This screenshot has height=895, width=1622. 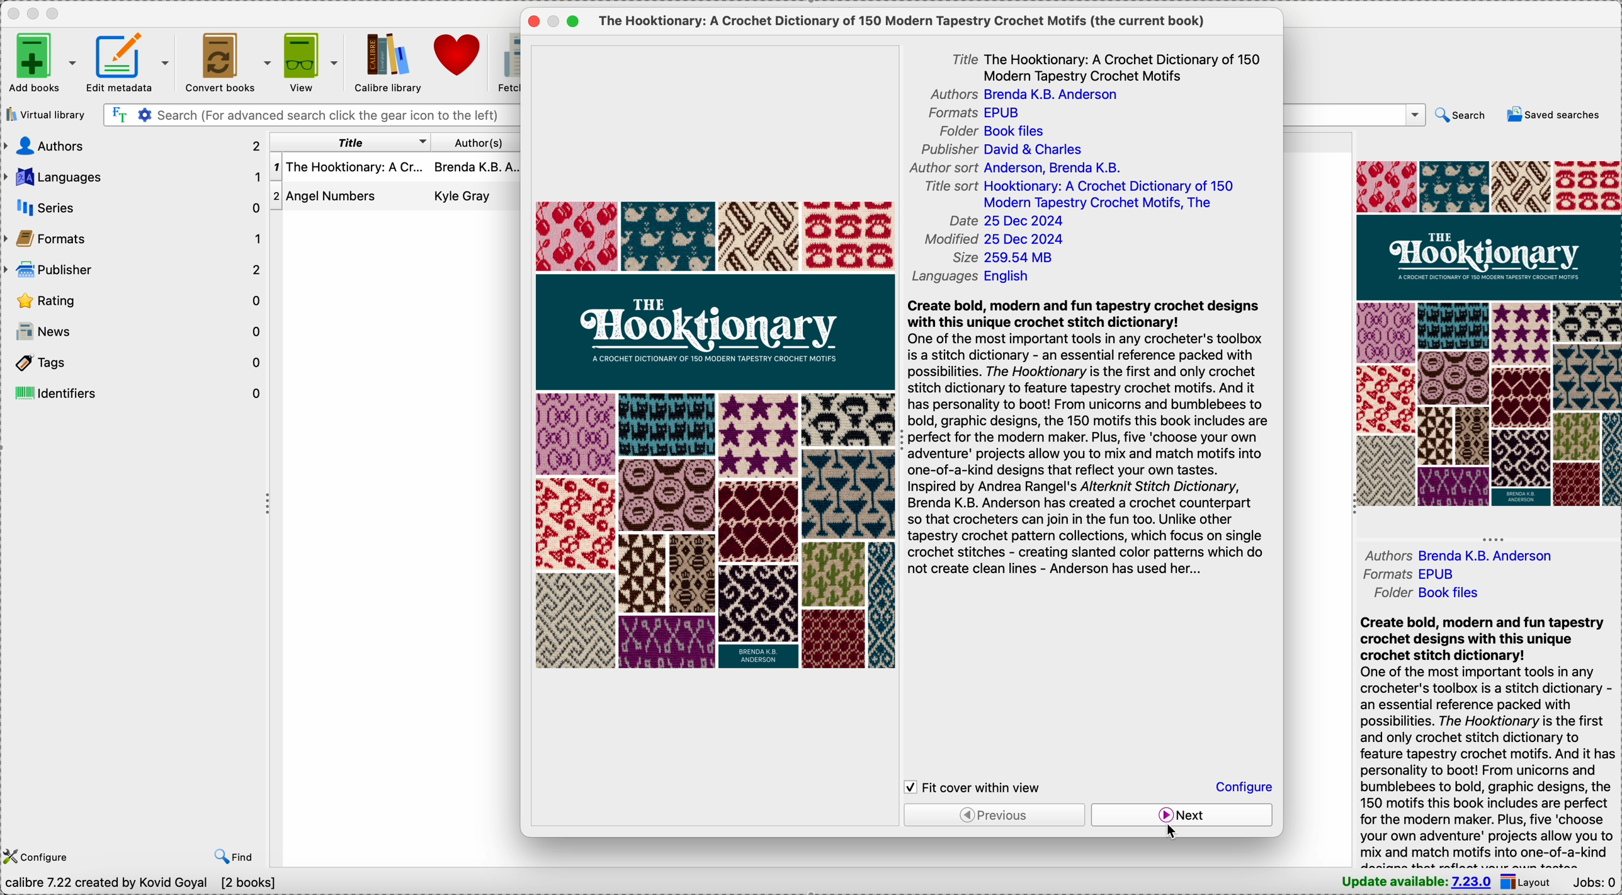 I want to click on publisher, so click(x=135, y=270).